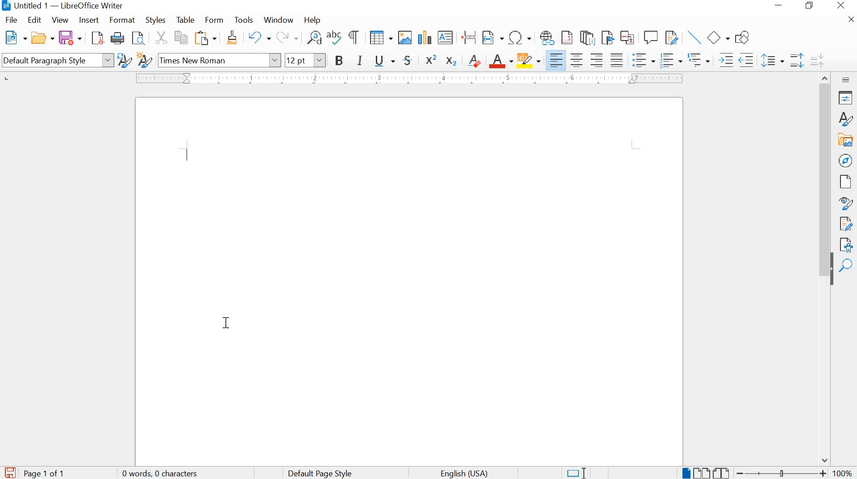 The height and width of the screenshot is (479, 857). I want to click on SELECT OUTLINE FORMAT, so click(699, 60).